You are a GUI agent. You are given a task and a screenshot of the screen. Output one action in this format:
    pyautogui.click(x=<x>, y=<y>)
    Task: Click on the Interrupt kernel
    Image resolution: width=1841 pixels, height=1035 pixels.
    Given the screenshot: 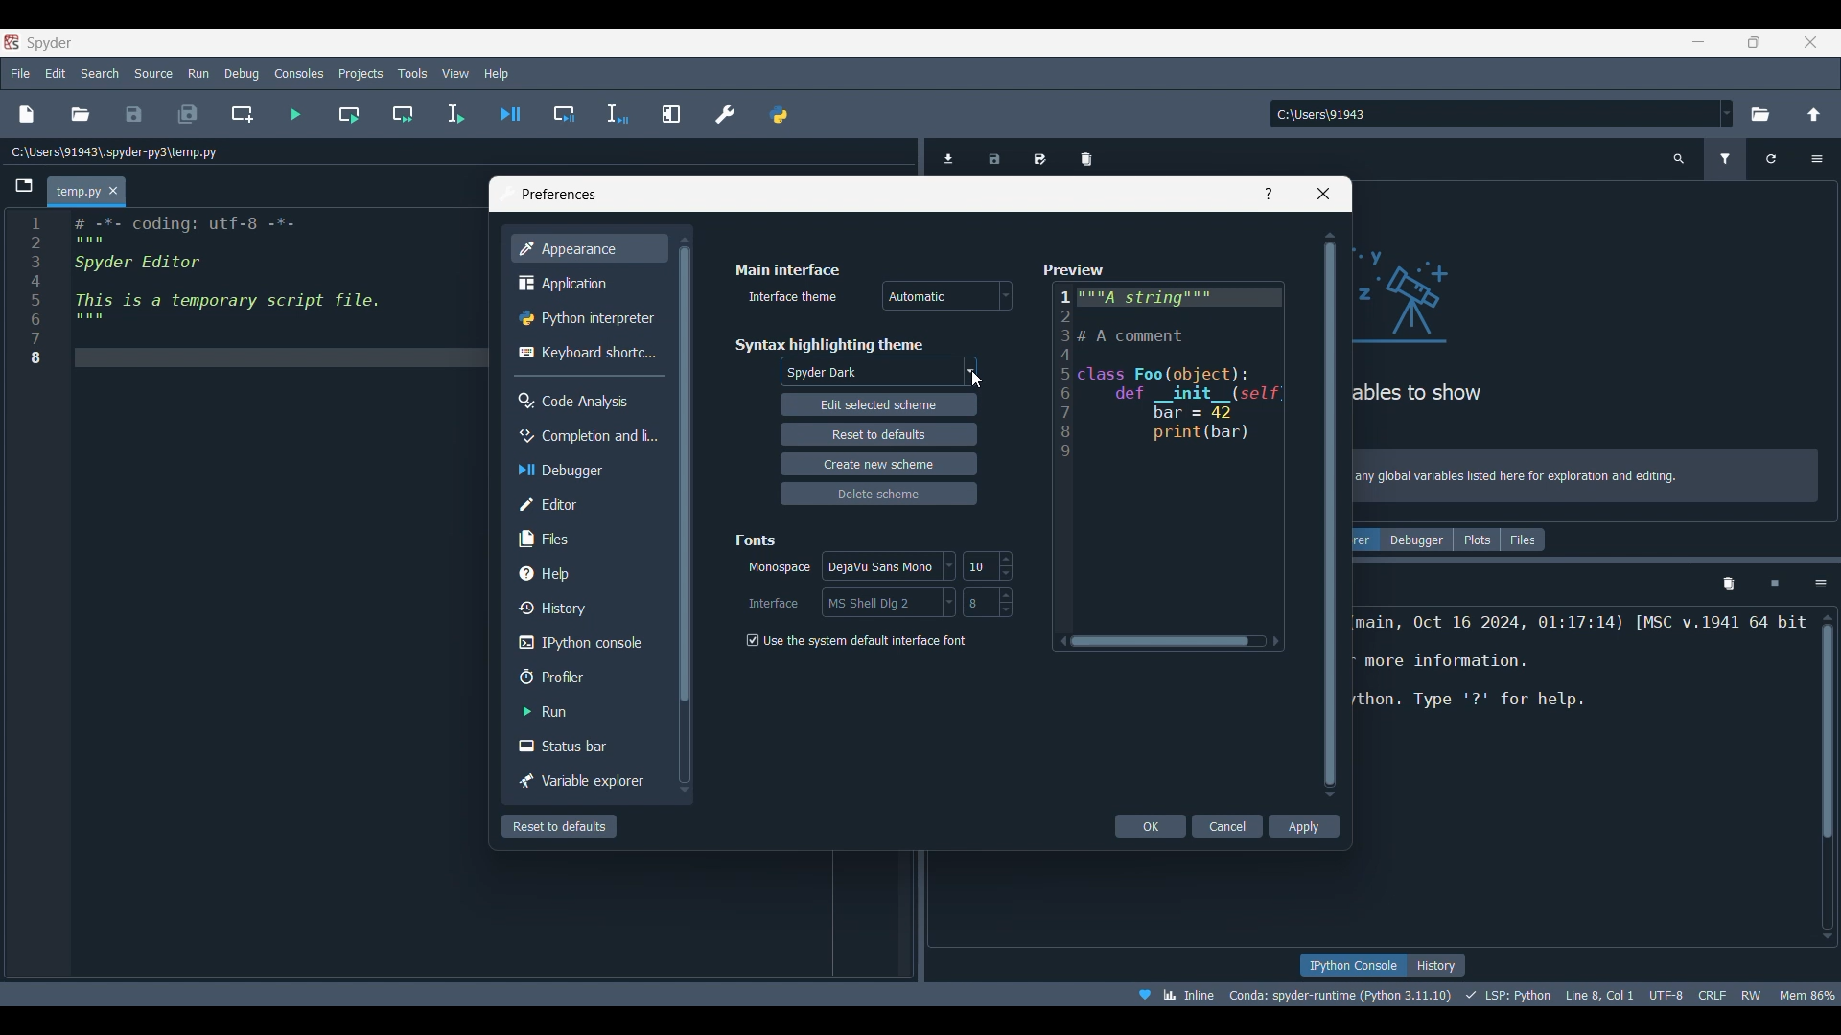 What is the action you would take?
    pyautogui.click(x=1775, y=585)
    